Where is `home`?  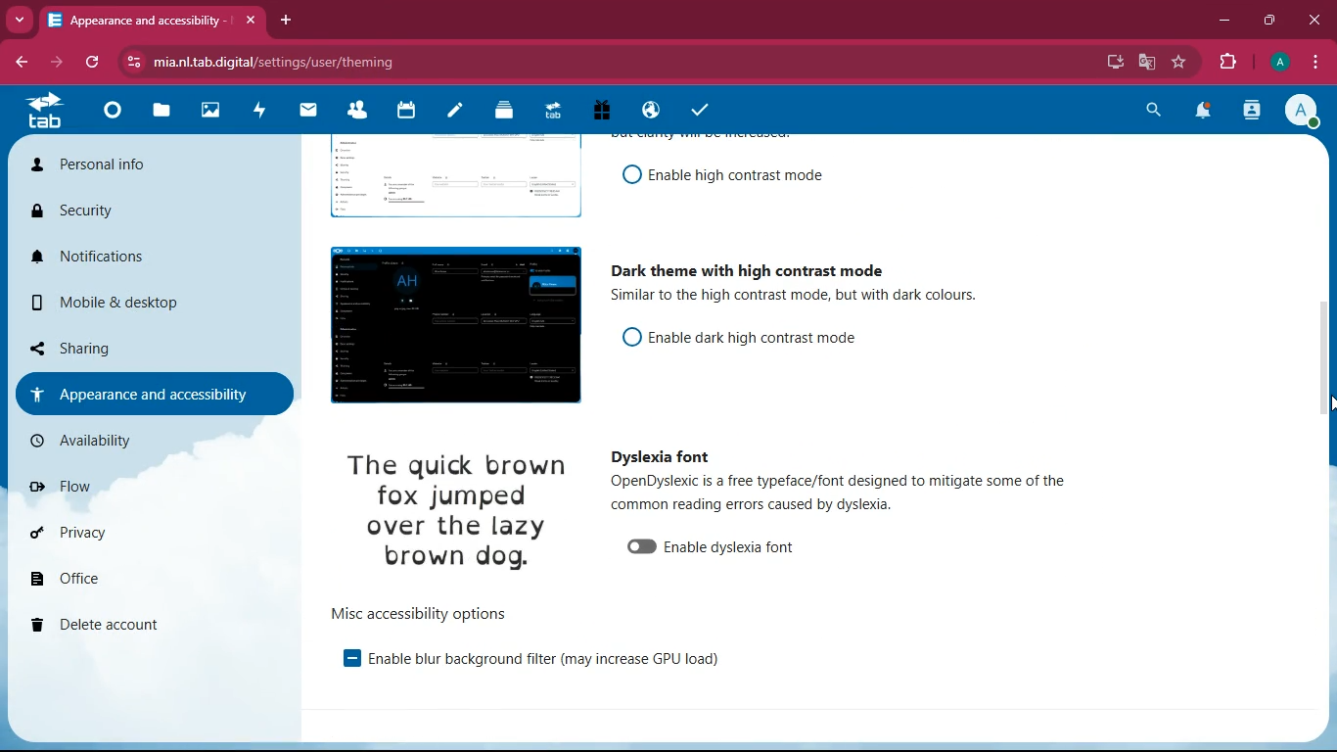
home is located at coordinates (117, 115).